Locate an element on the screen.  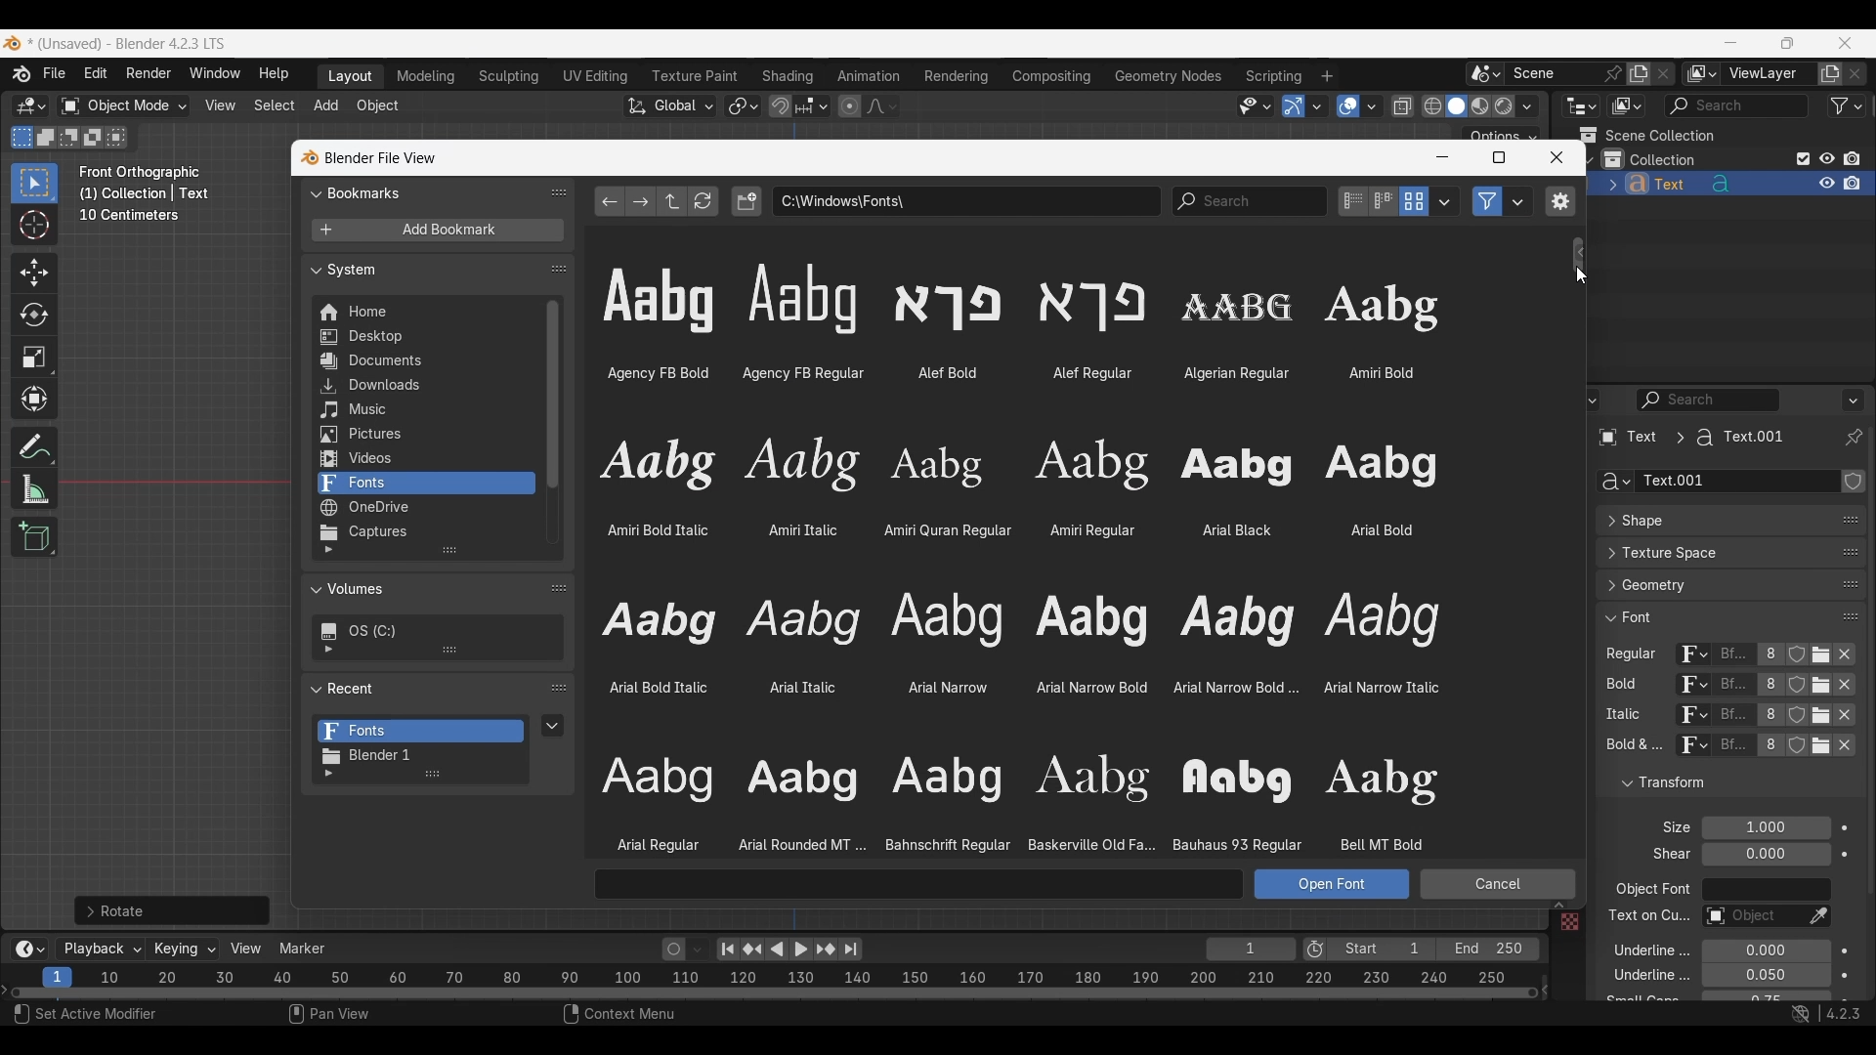
Maximize is located at coordinates (1499, 157).